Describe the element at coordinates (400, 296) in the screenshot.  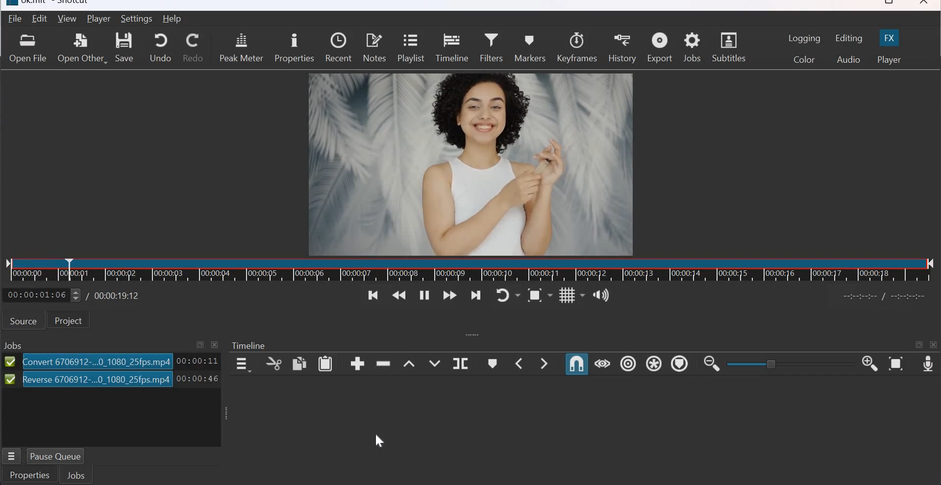
I see `Play quickly backwards` at that location.